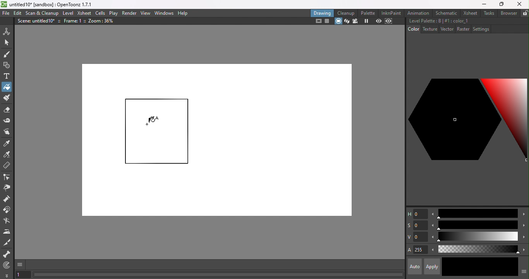 This screenshot has height=279, width=529. I want to click on More tool, so click(7, 275).